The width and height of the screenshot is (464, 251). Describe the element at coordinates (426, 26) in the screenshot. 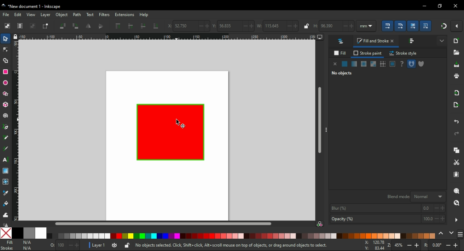

I see `scaling options` at that location.